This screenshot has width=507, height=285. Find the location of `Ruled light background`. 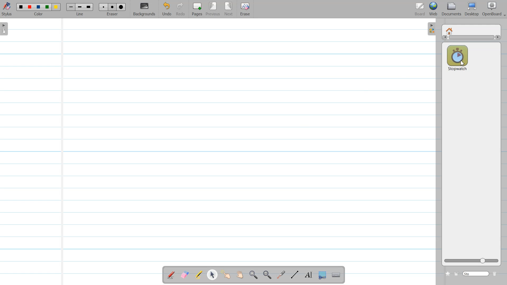

Ruled light background is located at coordinates (218, 143).